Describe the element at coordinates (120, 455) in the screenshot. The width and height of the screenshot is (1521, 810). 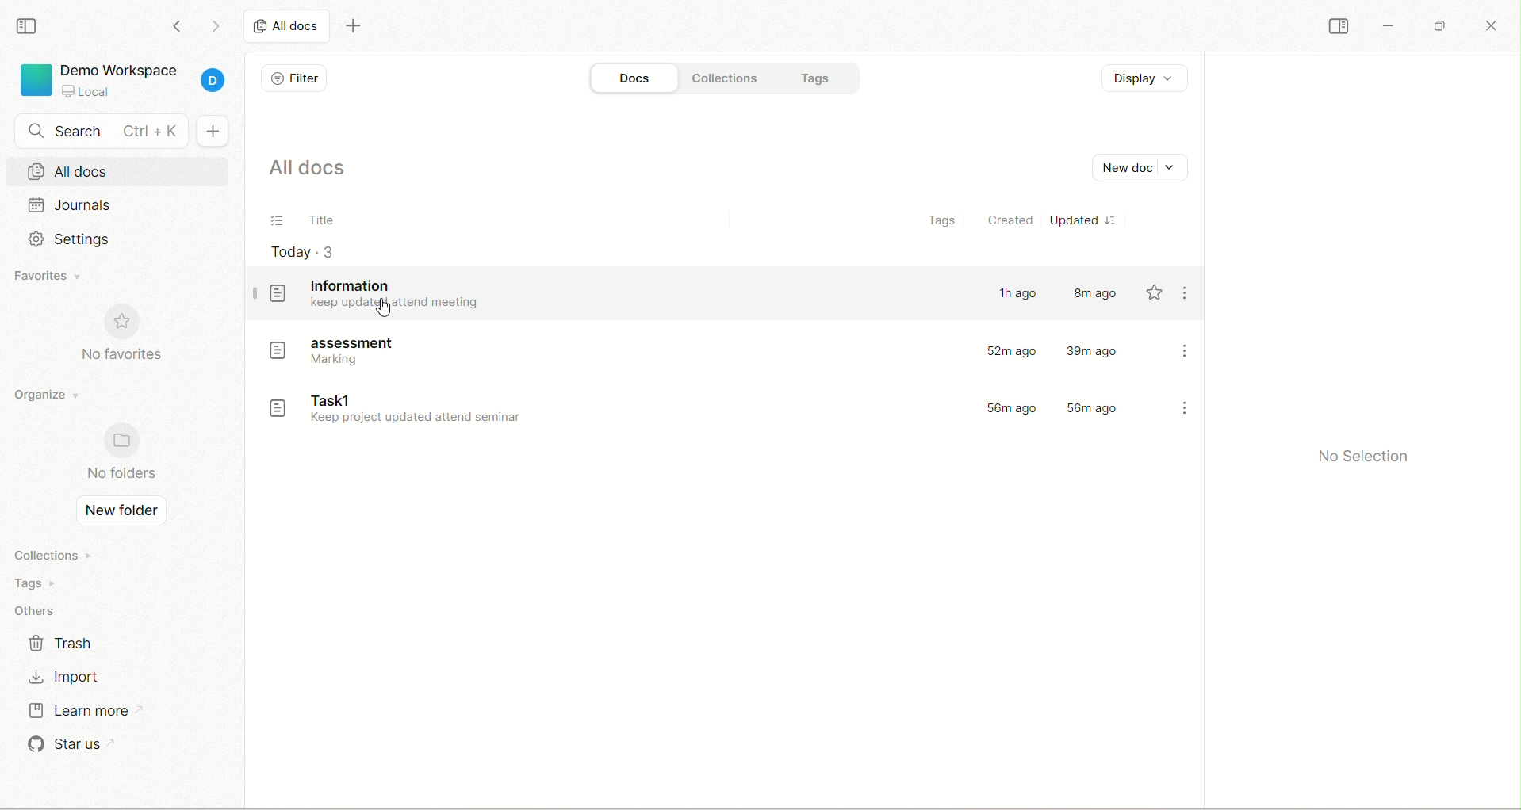
I see `no folders` at that location.